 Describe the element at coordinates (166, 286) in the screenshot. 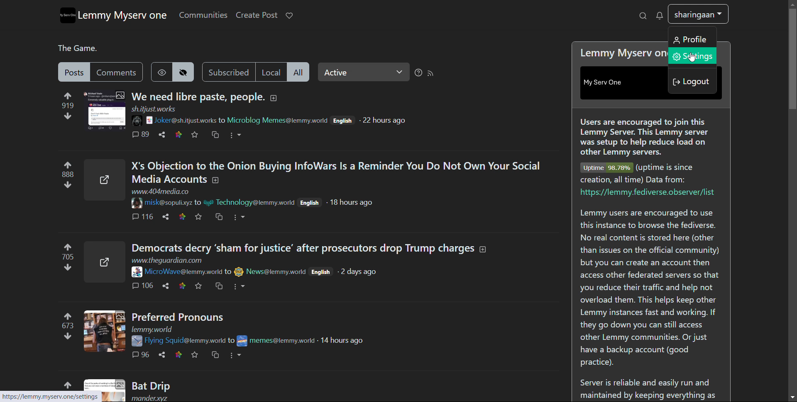

I see `share` at that location.